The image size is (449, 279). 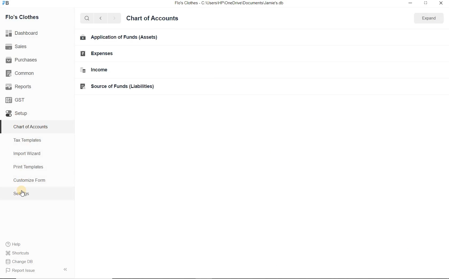 I want to click on Change DB, so click(x=19, y=262).